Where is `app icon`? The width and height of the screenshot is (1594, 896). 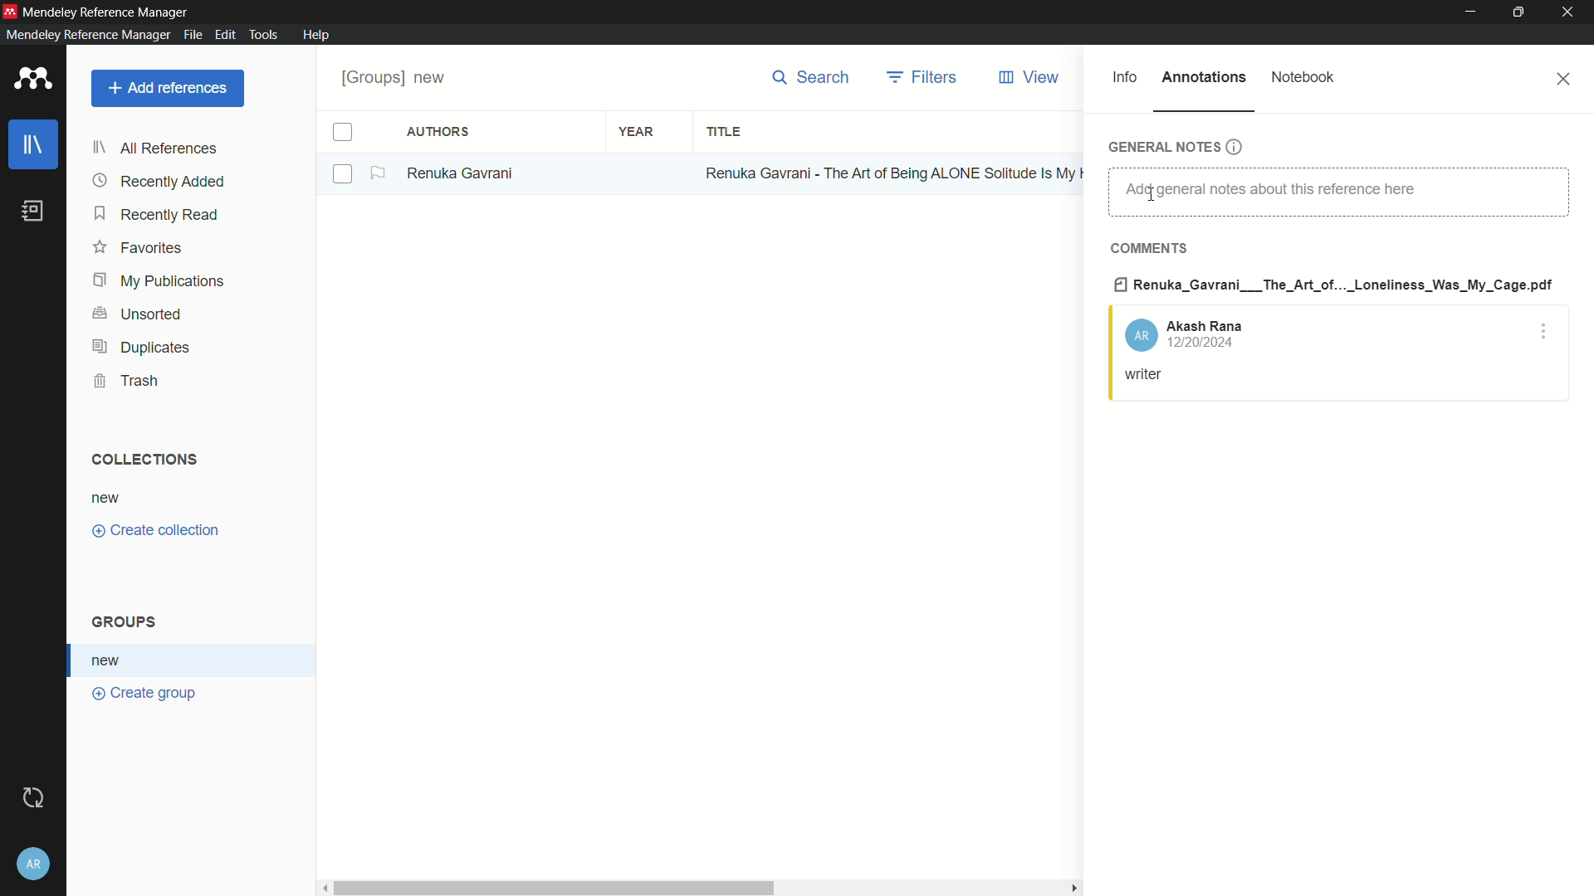 app icon is located at coordinates (33, 80).